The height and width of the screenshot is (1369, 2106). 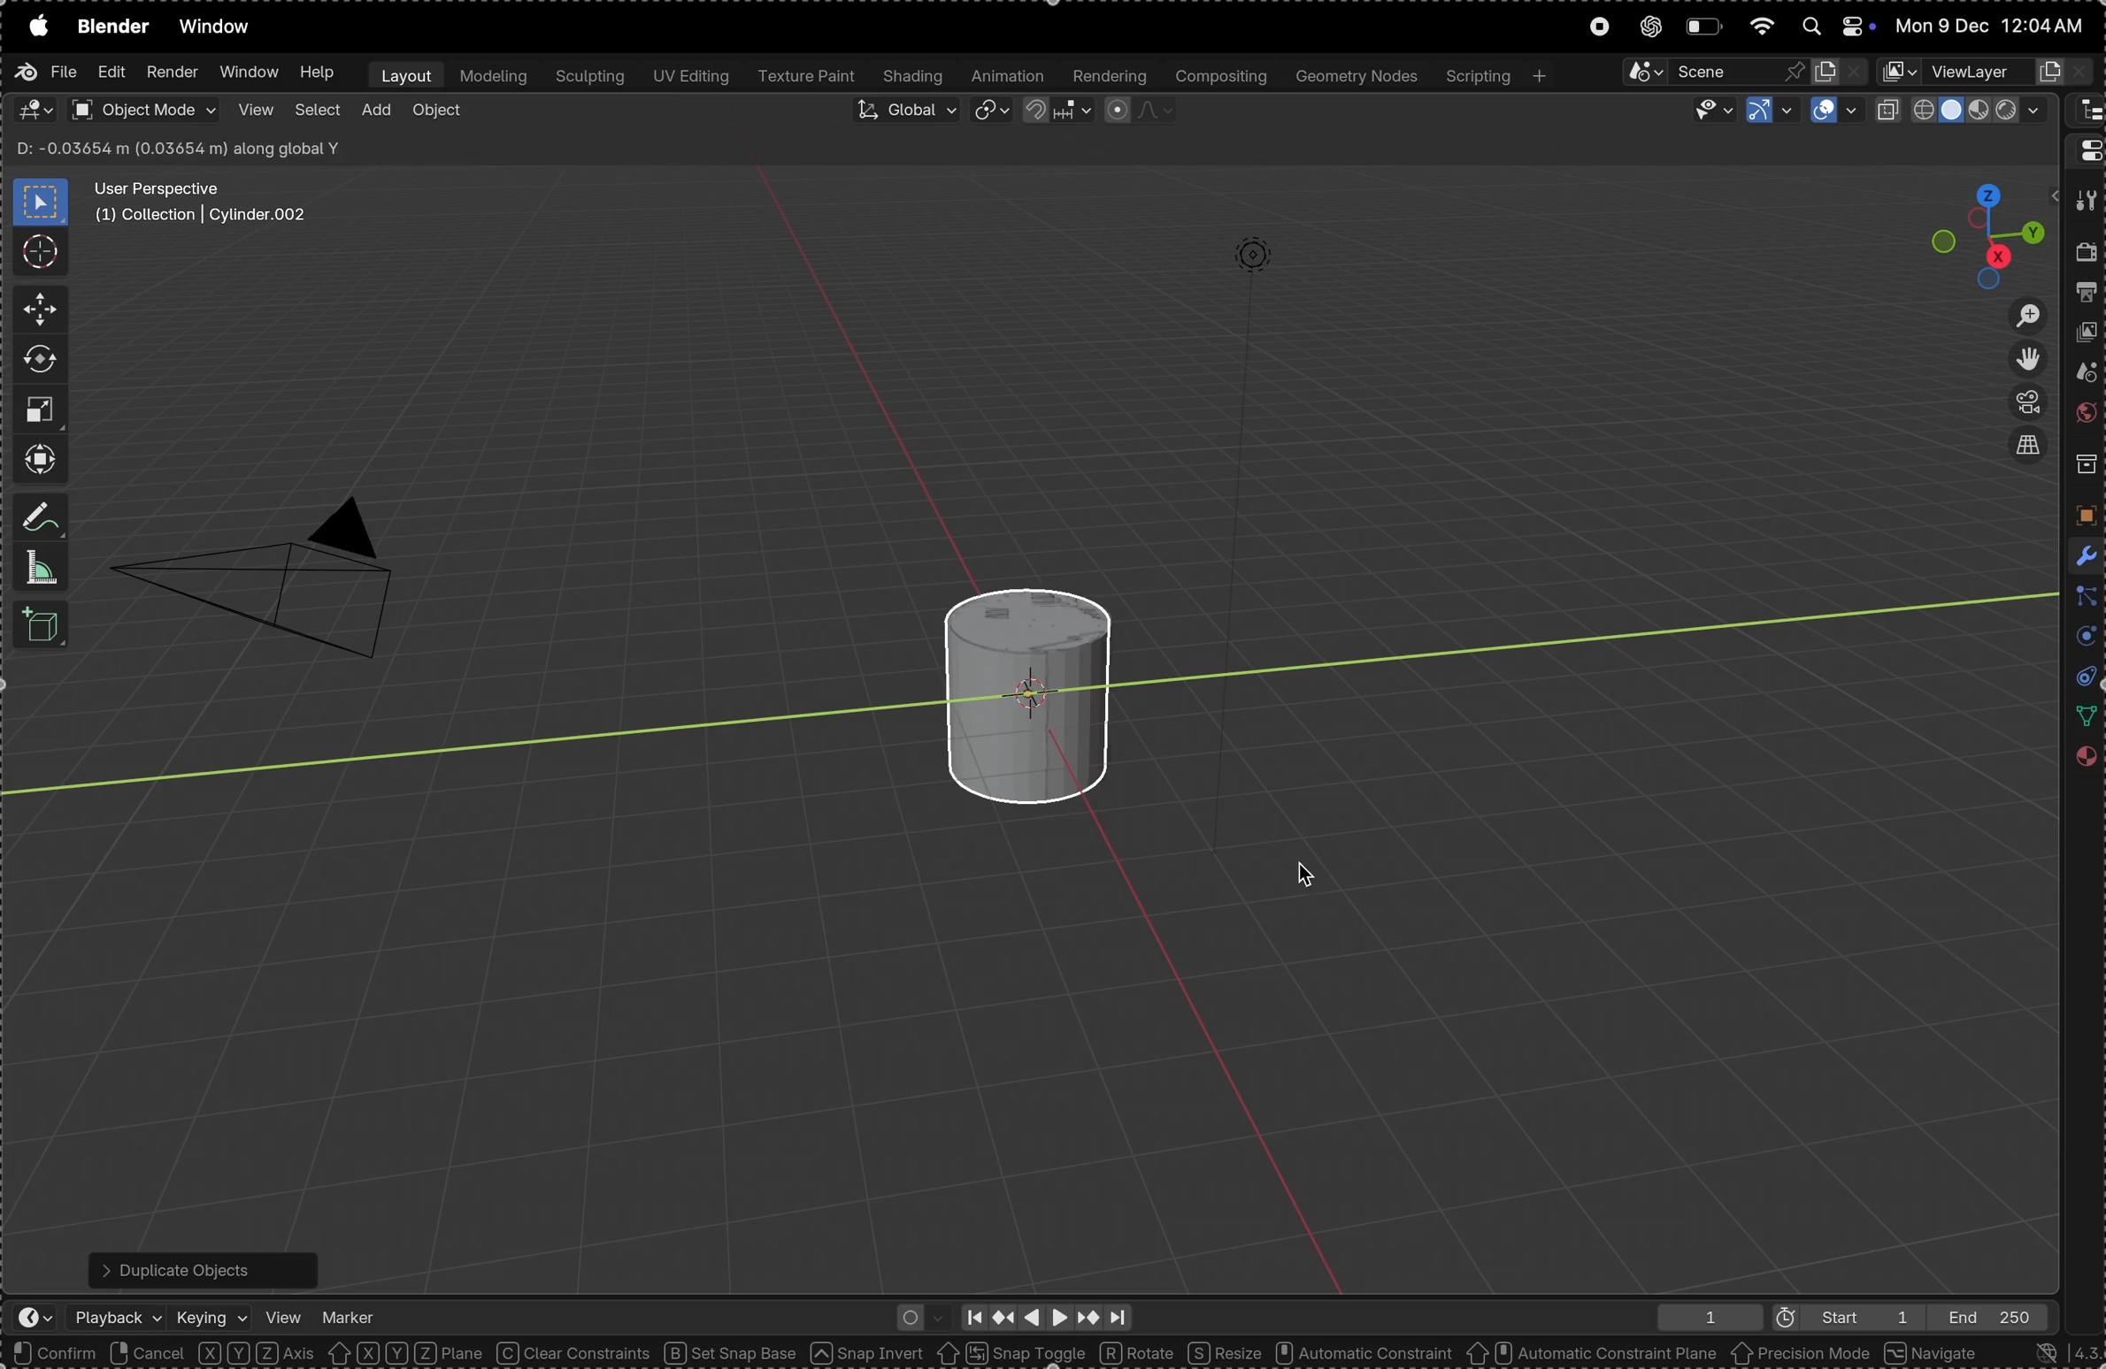 I want to click on Plane, so click(x=451, y=1353).